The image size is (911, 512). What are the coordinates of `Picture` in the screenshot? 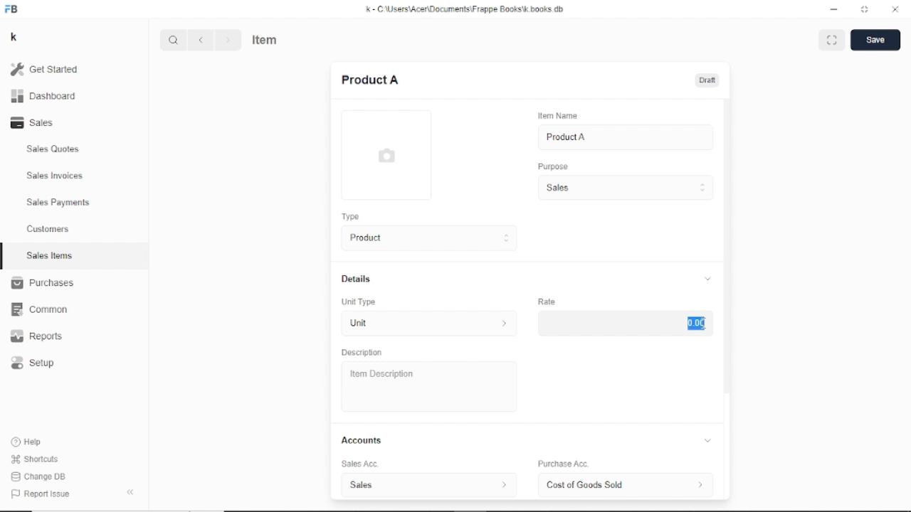 It's located at (386, 155).